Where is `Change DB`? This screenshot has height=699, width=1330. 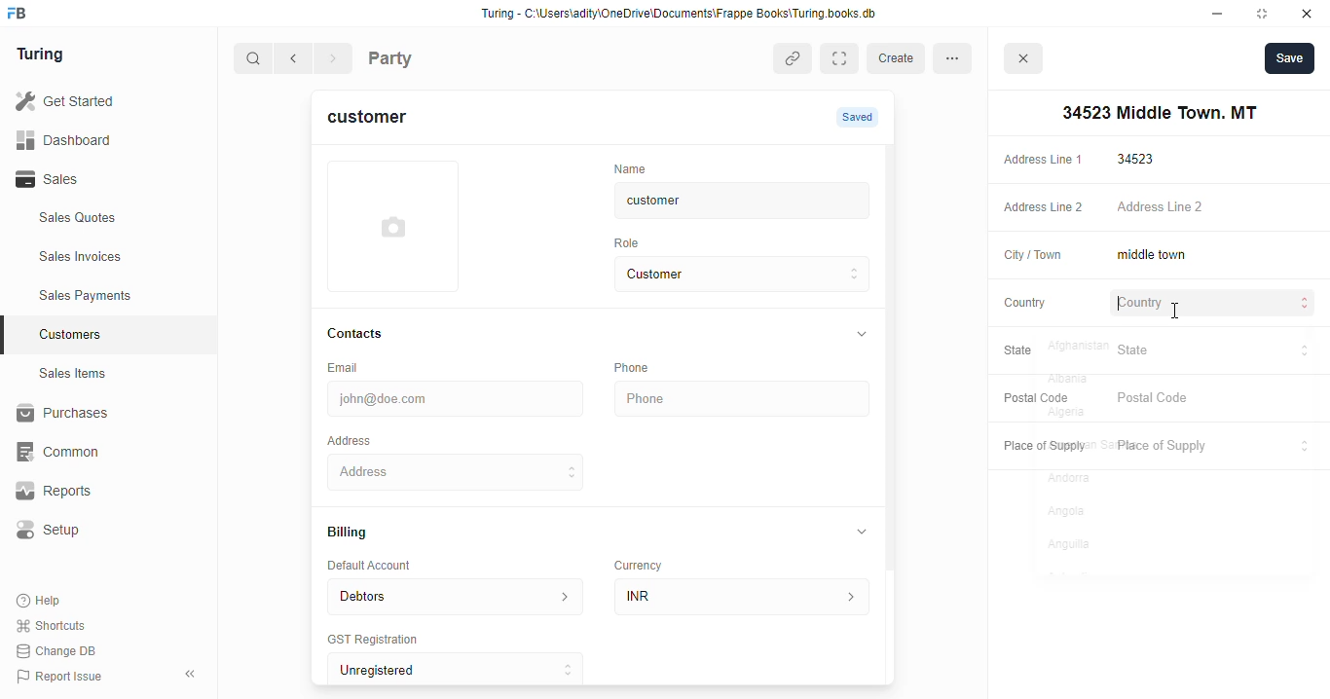
Change DB is located at coordinates (60, 650).